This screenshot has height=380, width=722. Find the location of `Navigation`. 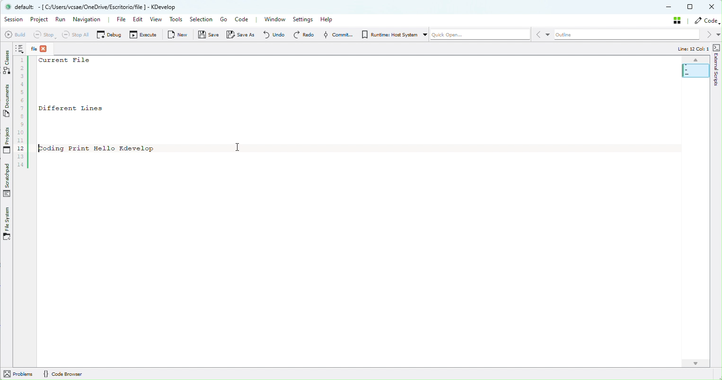

Navigation is located at coordinates (90, 20).